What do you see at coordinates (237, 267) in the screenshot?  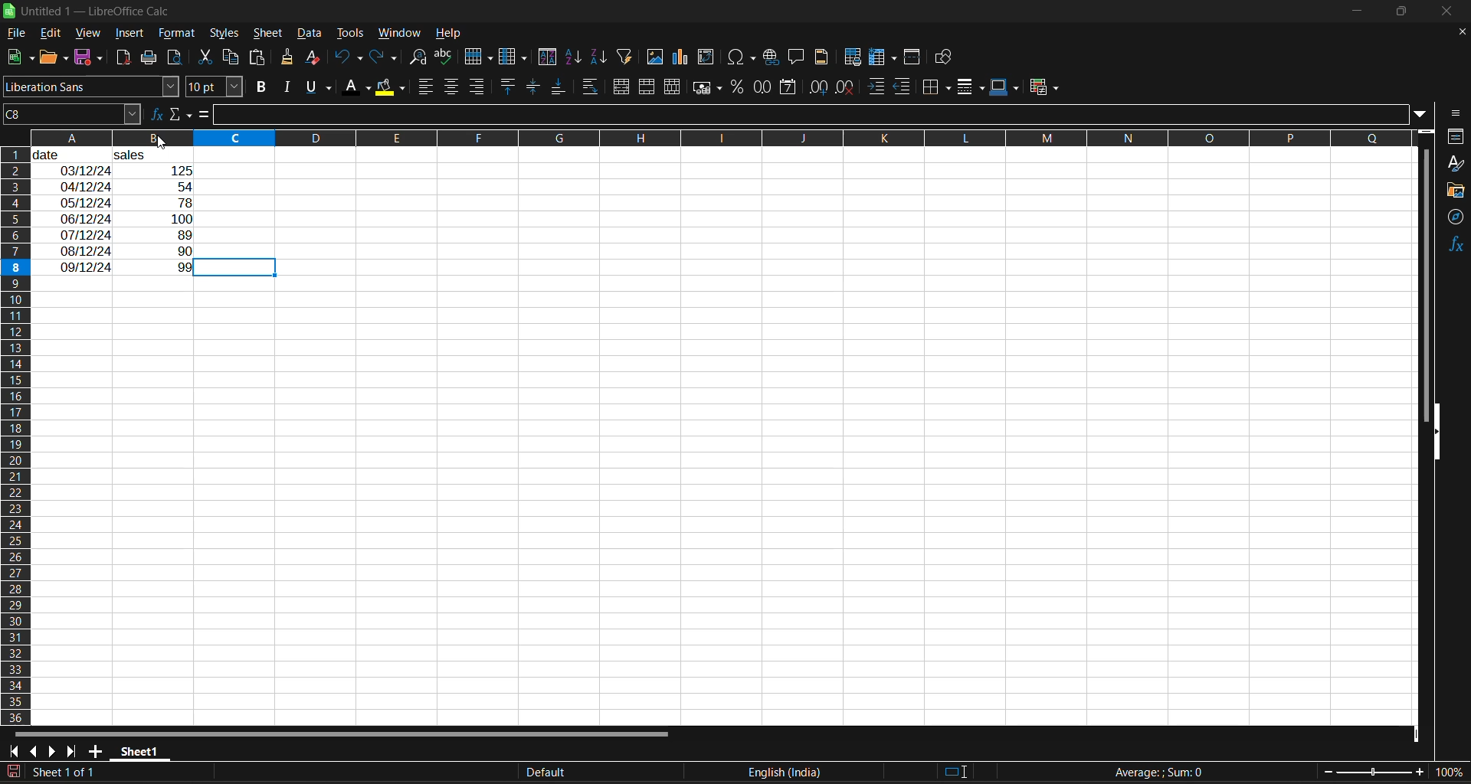 I see `selected cell` at bounding box center [237, 267].